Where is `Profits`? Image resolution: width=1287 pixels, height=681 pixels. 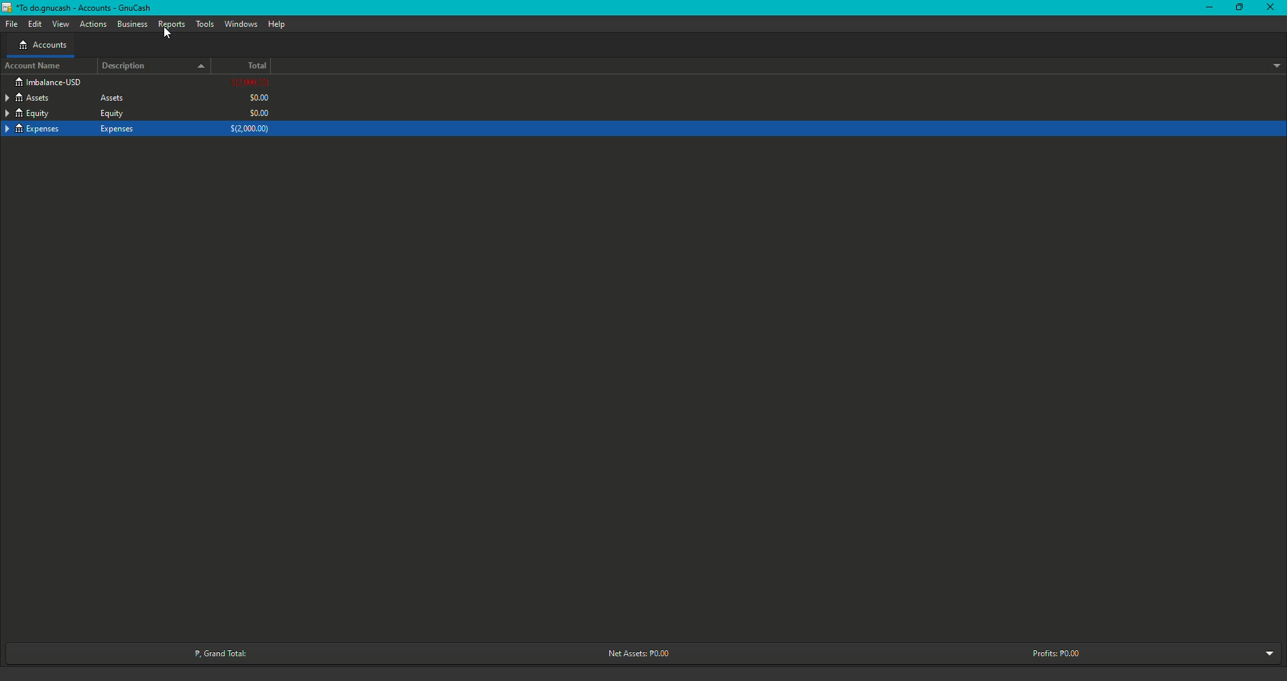 Profits is located at coordinates (1056, 652).